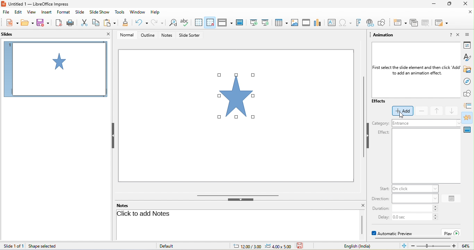 The image size is (474, 250). I want to click on duplicate slide, so click(425, 23).